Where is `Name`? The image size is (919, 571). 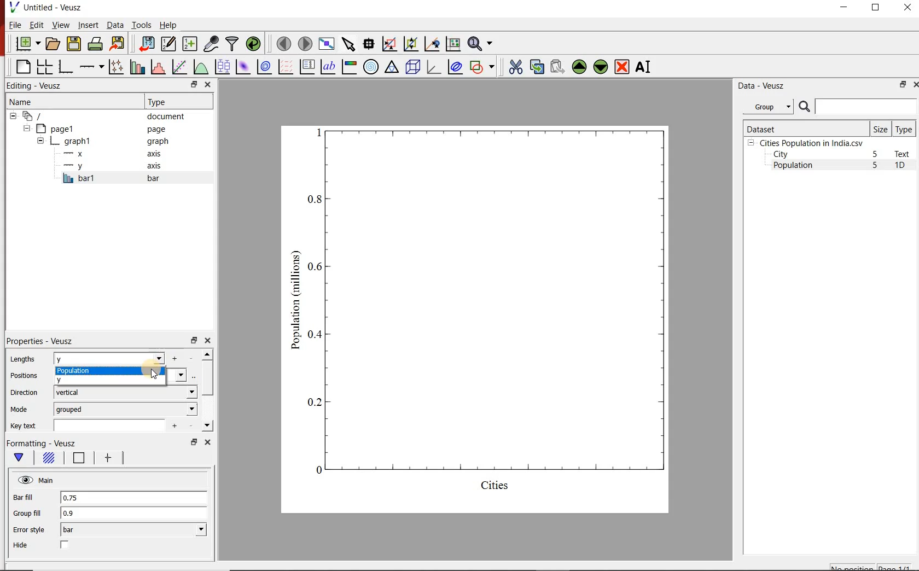 Name is located at coordinates (62, 101).